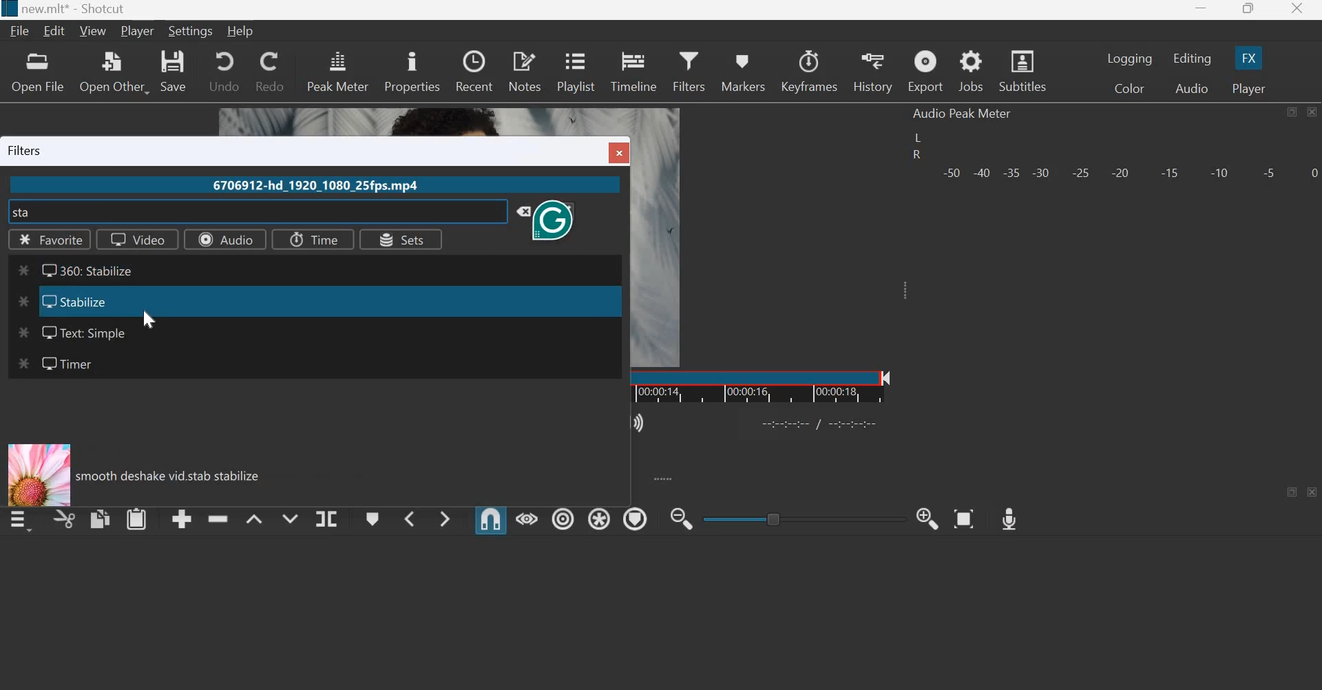  What do you see at coordinates (781, 386) in the screenshot?
I see `Timeline` at bounding box center [781, 386].